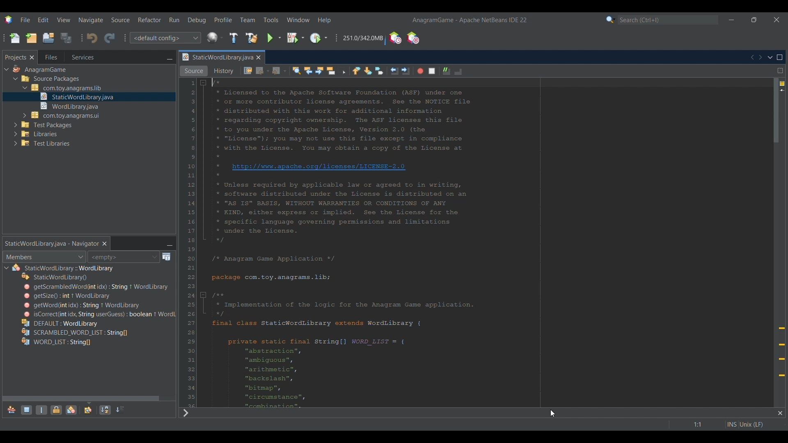 This screenshot has height=443, width=788. Describe the element at coordinates (7, 268) in the screenshot. I see `Click to collapse current file` at that location.